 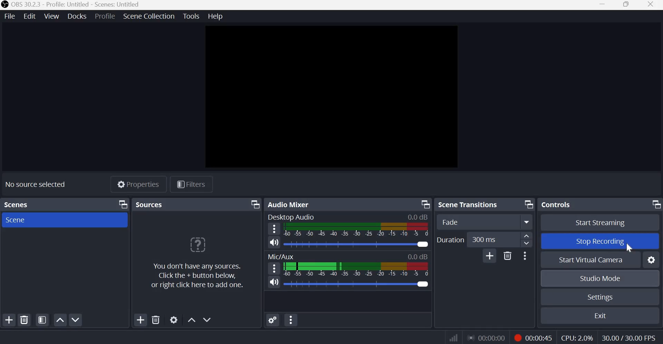 I want to click on Dock Options icon, so click(x=123, y=204).